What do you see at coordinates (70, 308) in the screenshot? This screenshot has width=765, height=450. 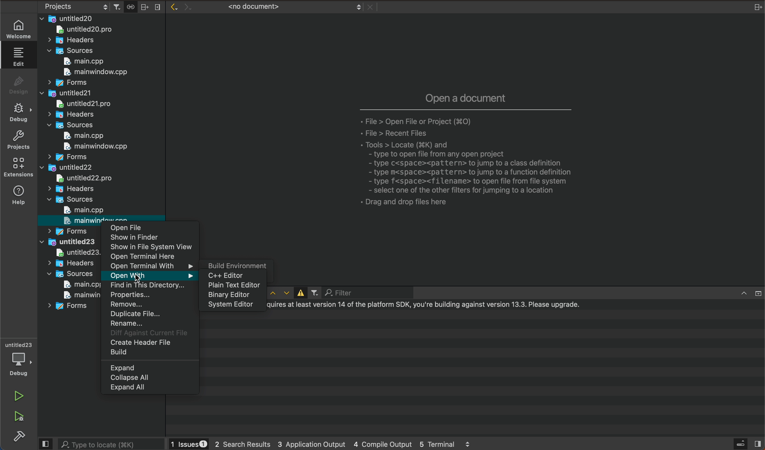 I see `forms` at bounding box center [70, 308].